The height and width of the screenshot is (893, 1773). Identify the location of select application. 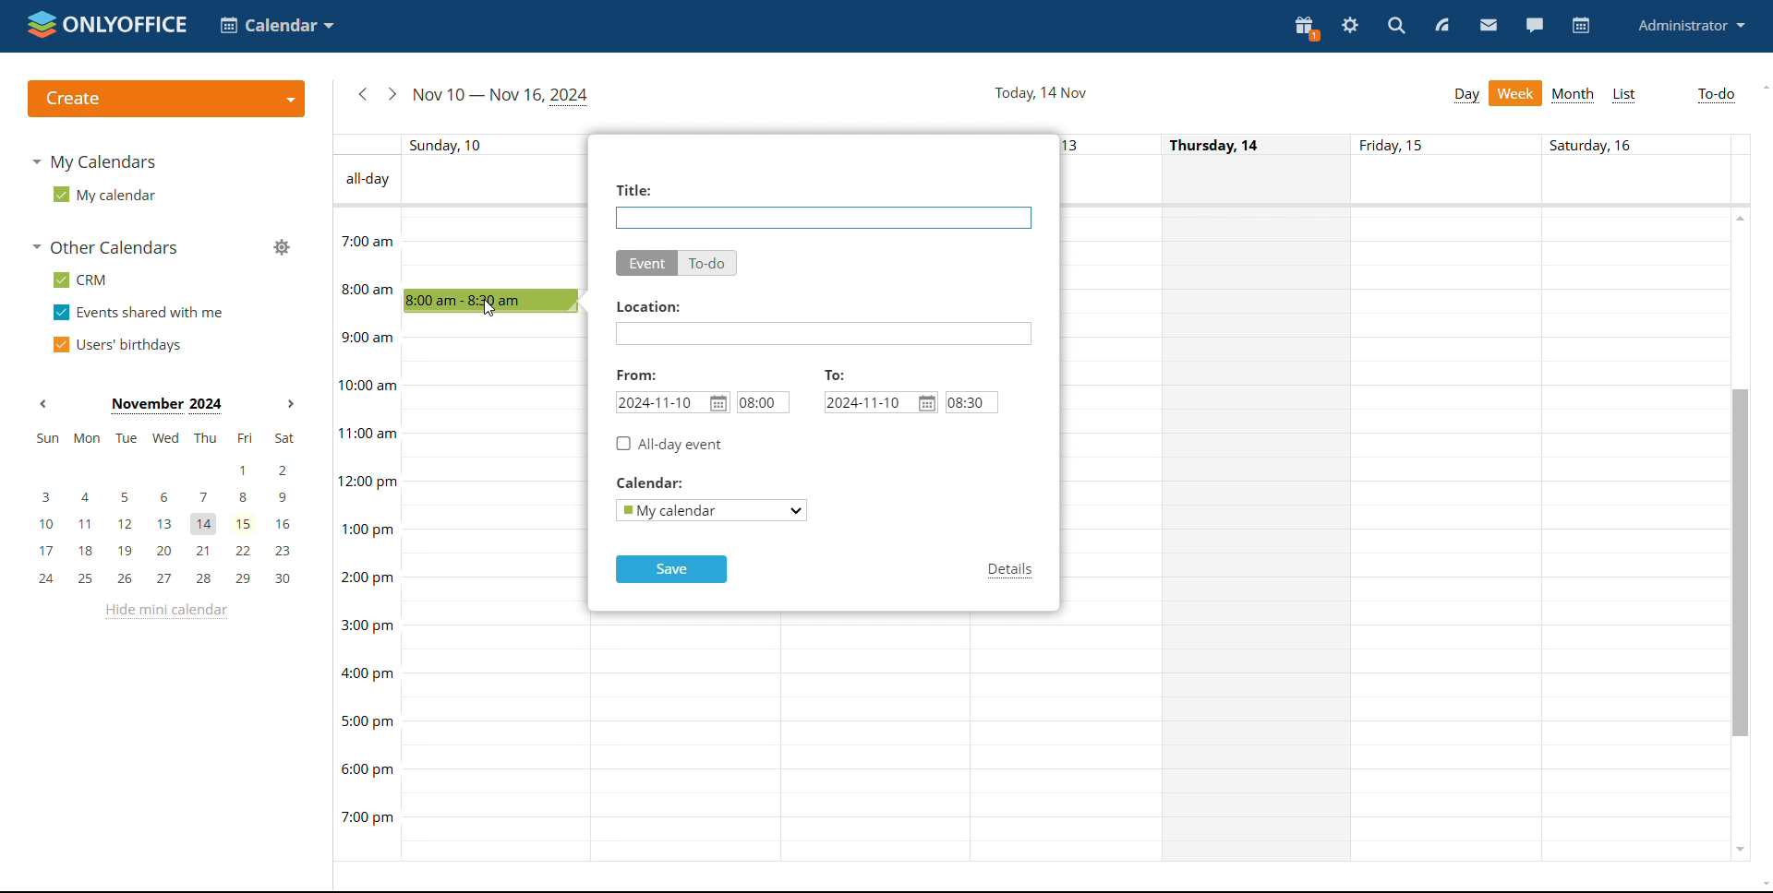
(277, 26).